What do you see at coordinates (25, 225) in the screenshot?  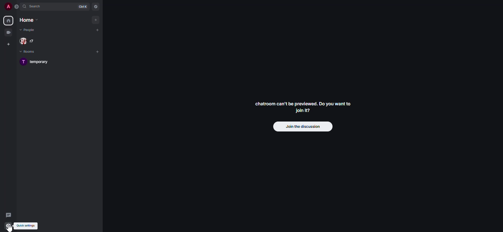 I see `quick settings` at bounding box center [25, 225].